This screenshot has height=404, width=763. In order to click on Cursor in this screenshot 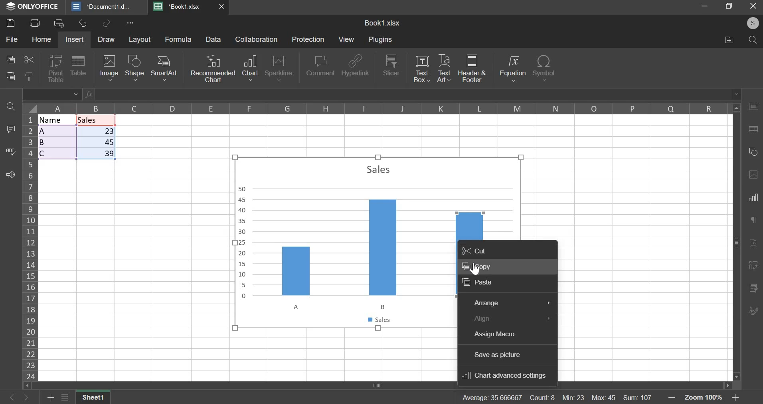, I will do `click(476, 269)`.